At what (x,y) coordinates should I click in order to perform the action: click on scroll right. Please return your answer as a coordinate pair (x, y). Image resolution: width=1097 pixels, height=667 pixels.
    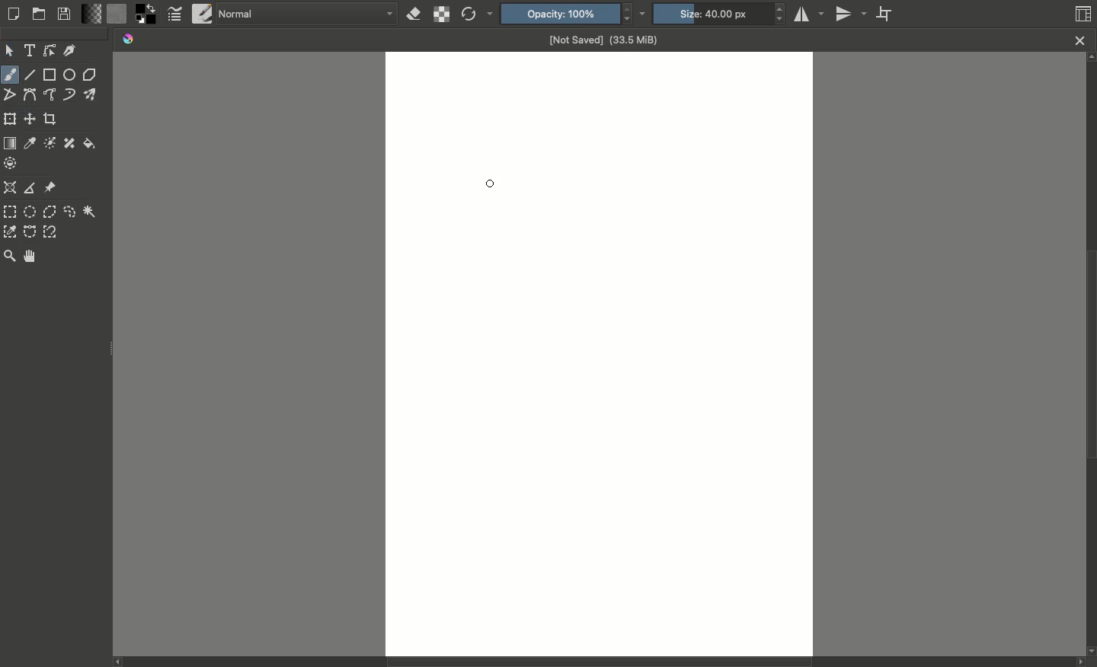
    Looking at the image, I should click on (1077, 662).